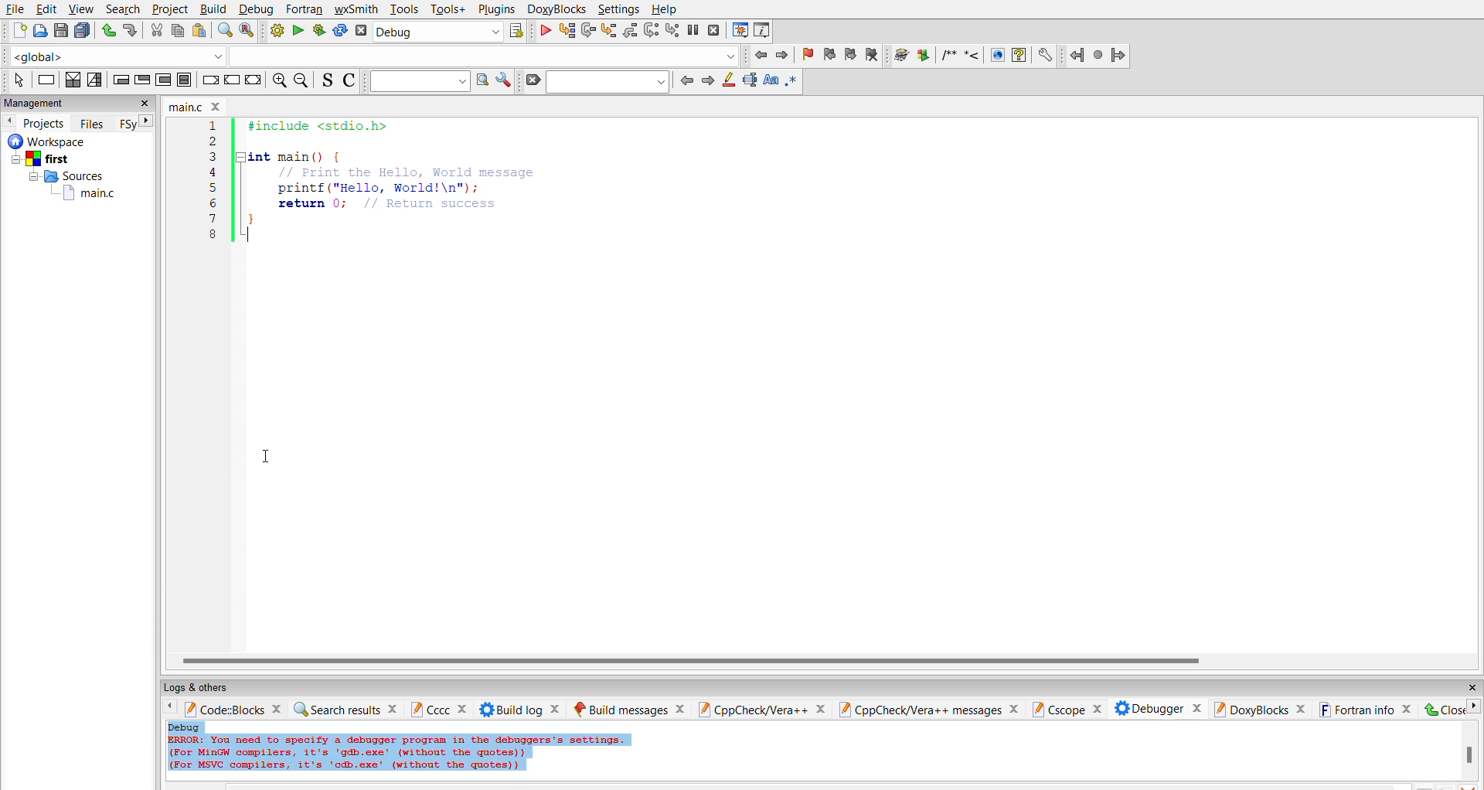 This screenshot has height=790, width=1484. I want to click on jump forward, so click(1120, 56).